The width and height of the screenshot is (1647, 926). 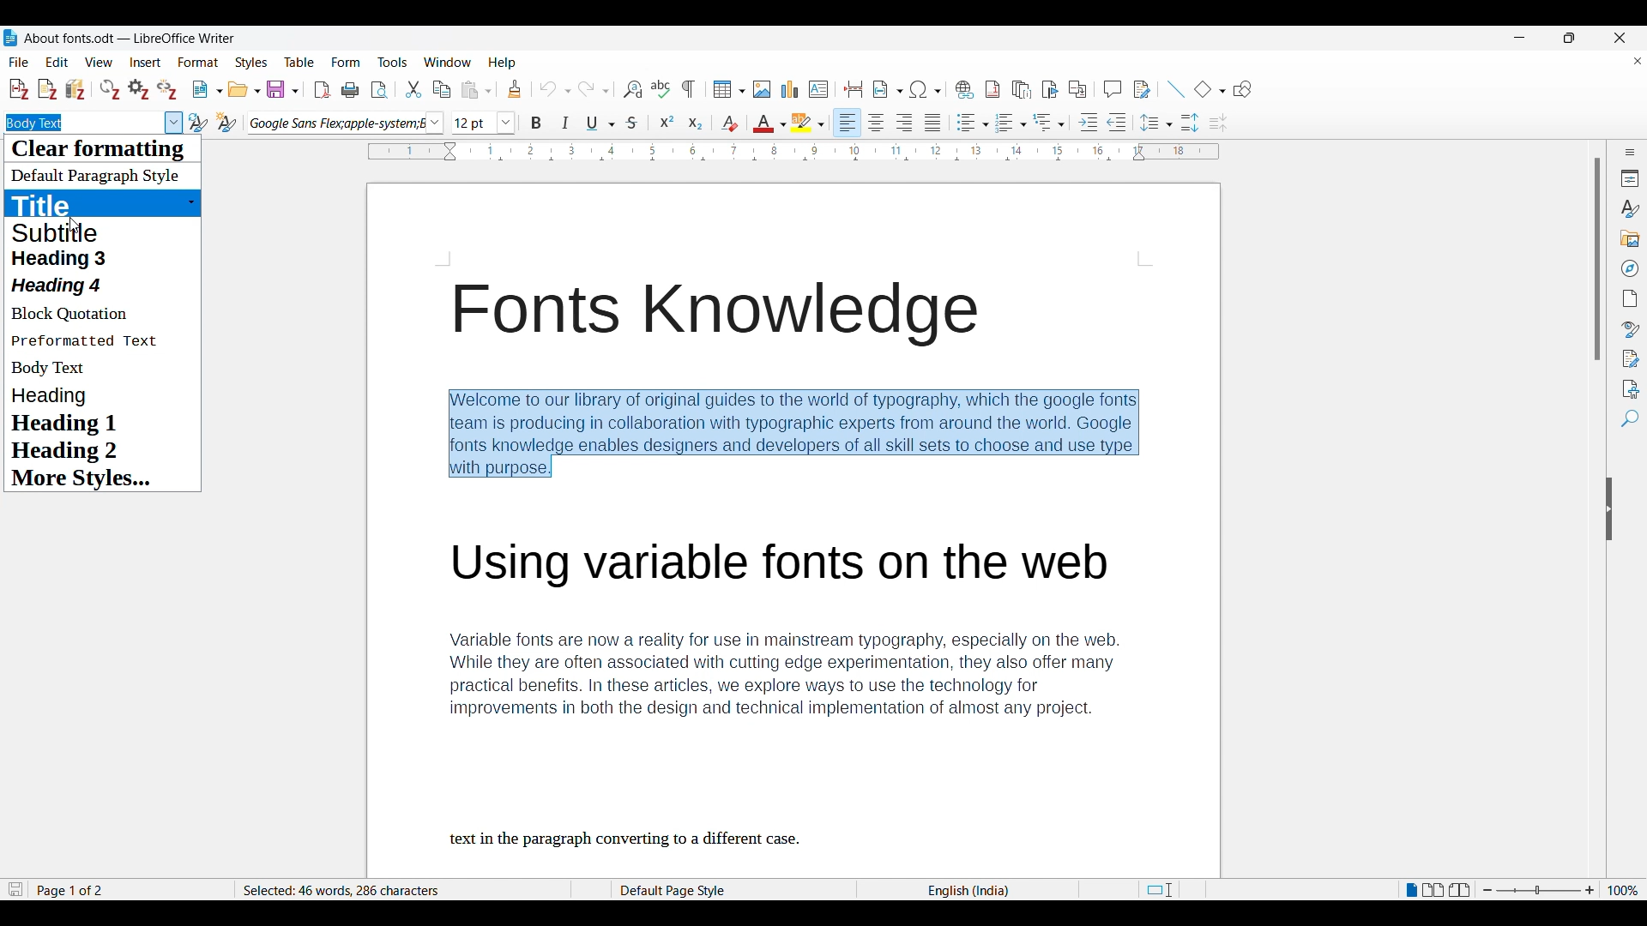 I want to click on Book view, so click(x=1460, y=890).